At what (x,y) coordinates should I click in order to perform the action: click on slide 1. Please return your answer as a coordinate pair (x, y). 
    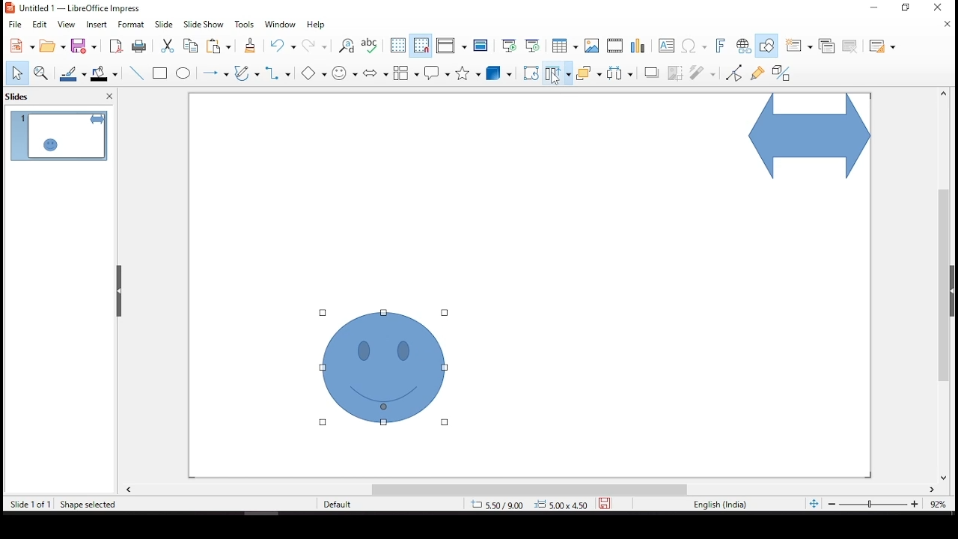
    Looking at the image, I should click on (58, 135).